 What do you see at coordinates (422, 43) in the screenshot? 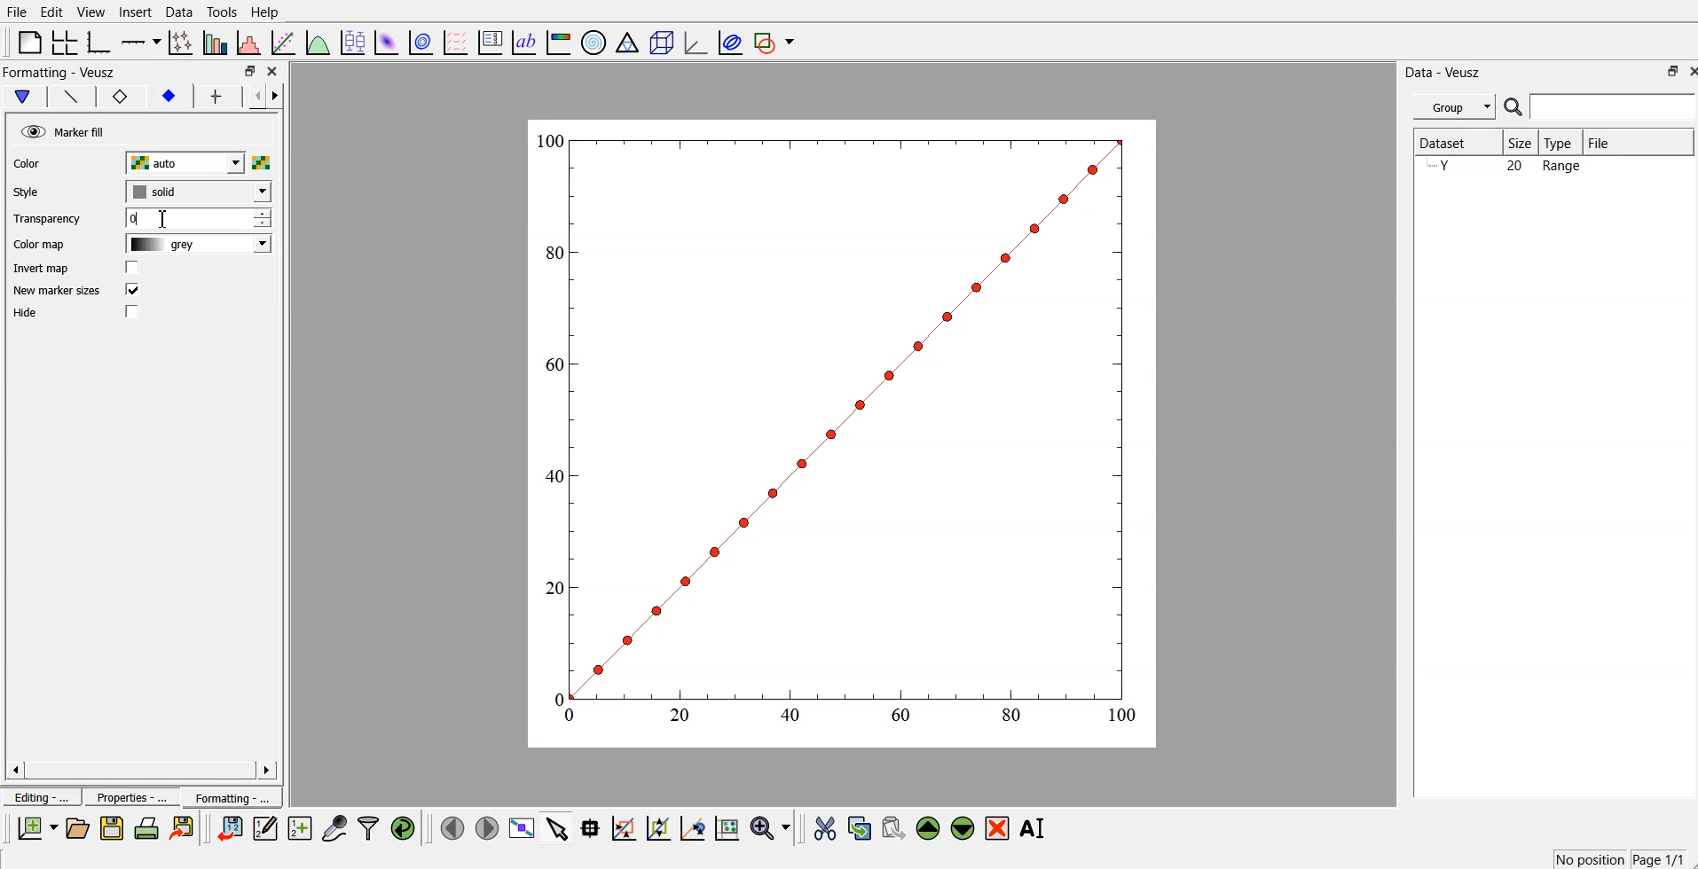
I see `plot a 2D dataset as cont` at bounding box center [422, 43].